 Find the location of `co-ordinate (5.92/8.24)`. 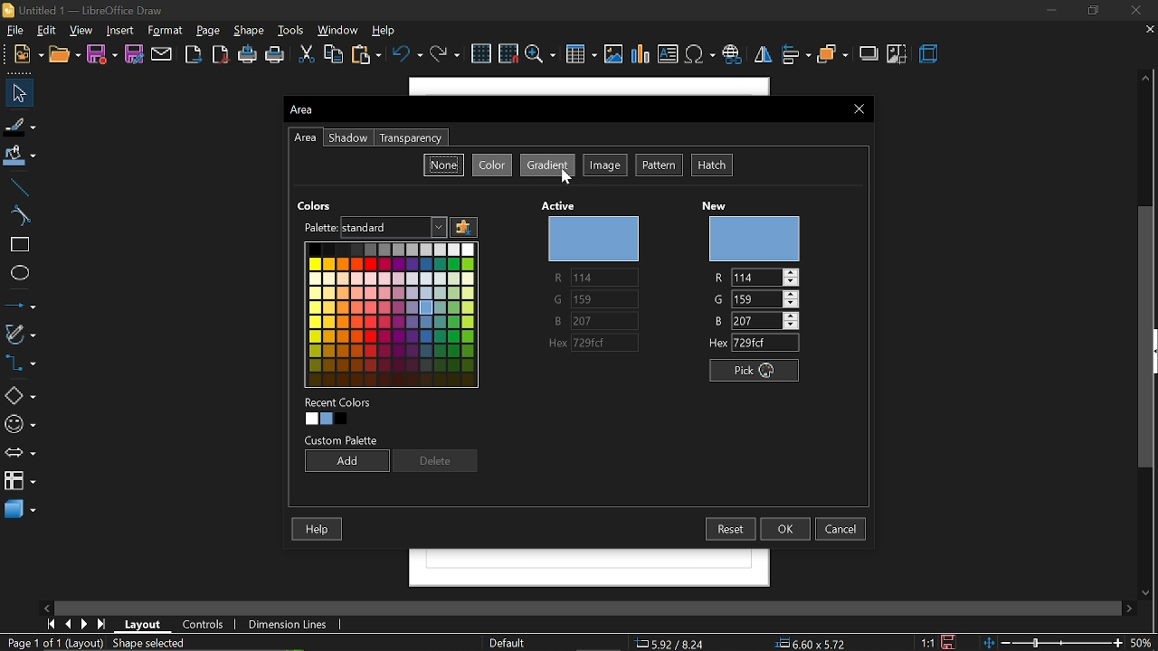

co-ordinate (5.92/8.24) is located at coordinates (677, 642).